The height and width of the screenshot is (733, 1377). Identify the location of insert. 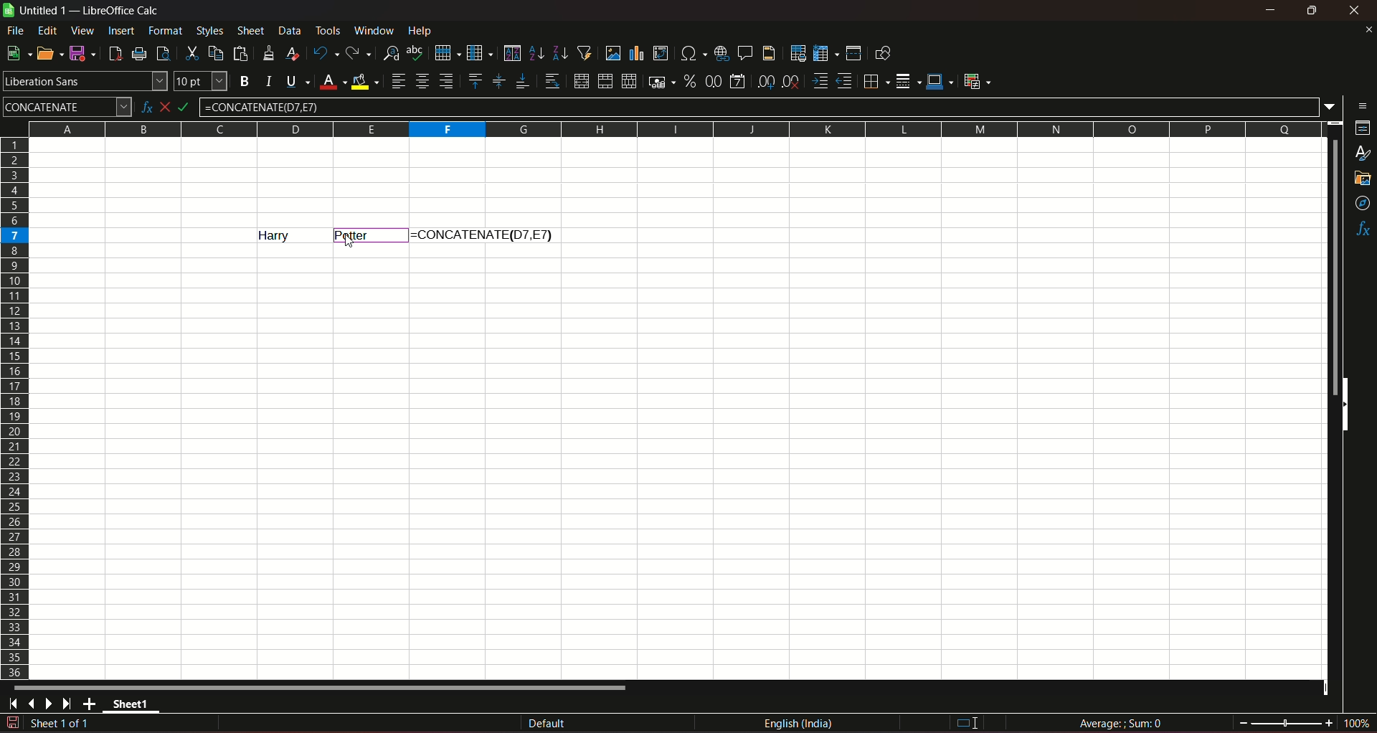
(120, 29).